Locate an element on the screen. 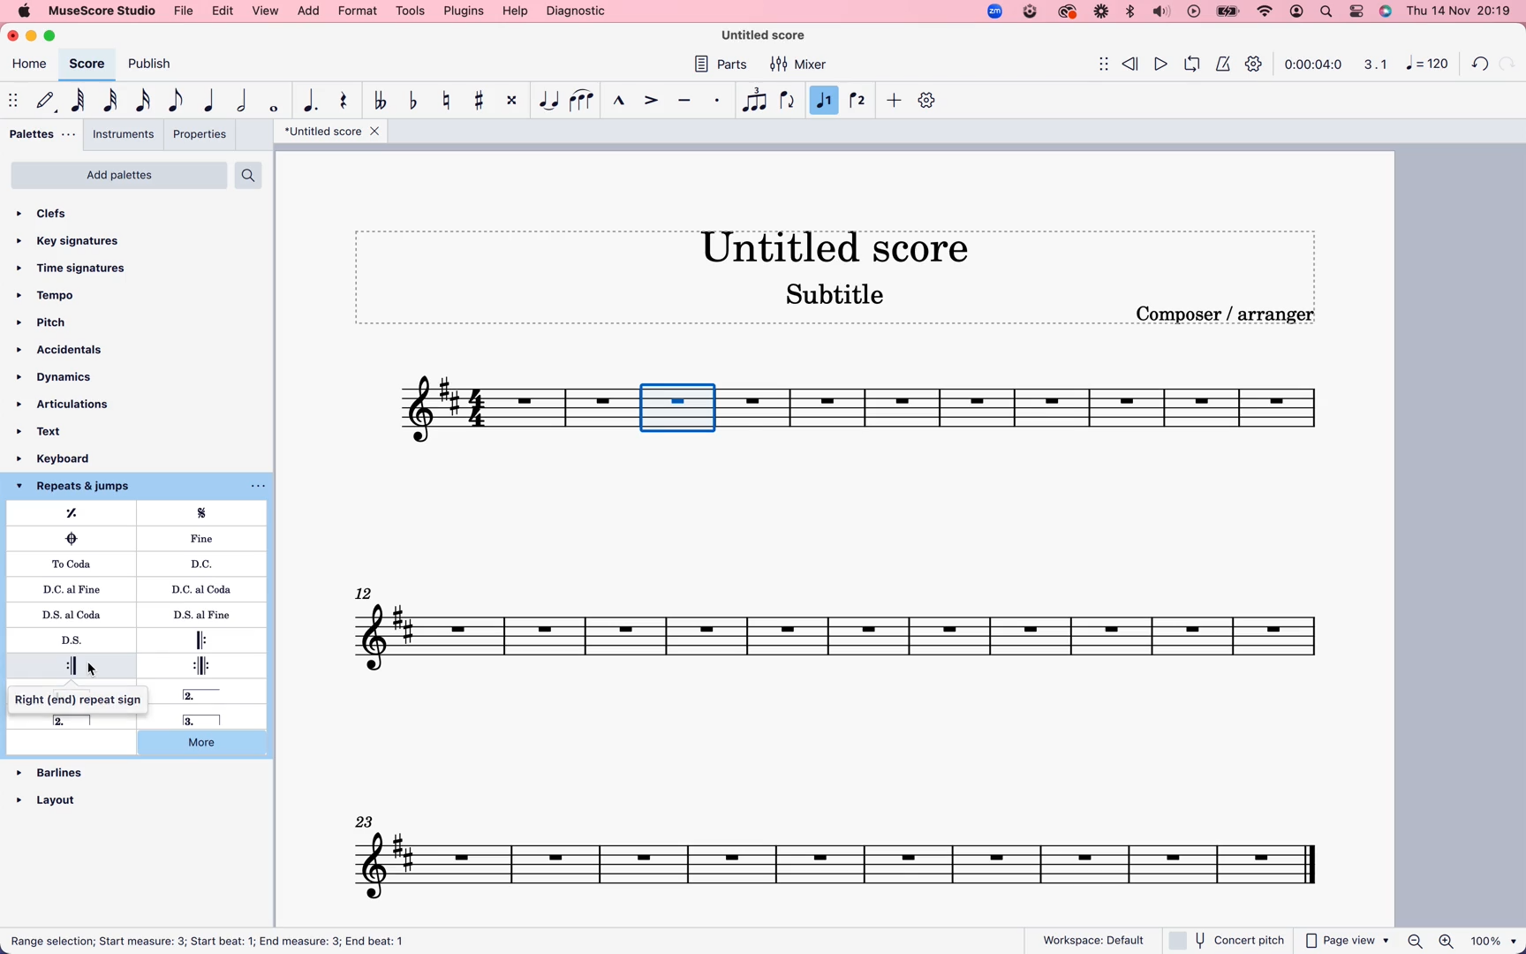  back is located at coordinates (1482, 61).